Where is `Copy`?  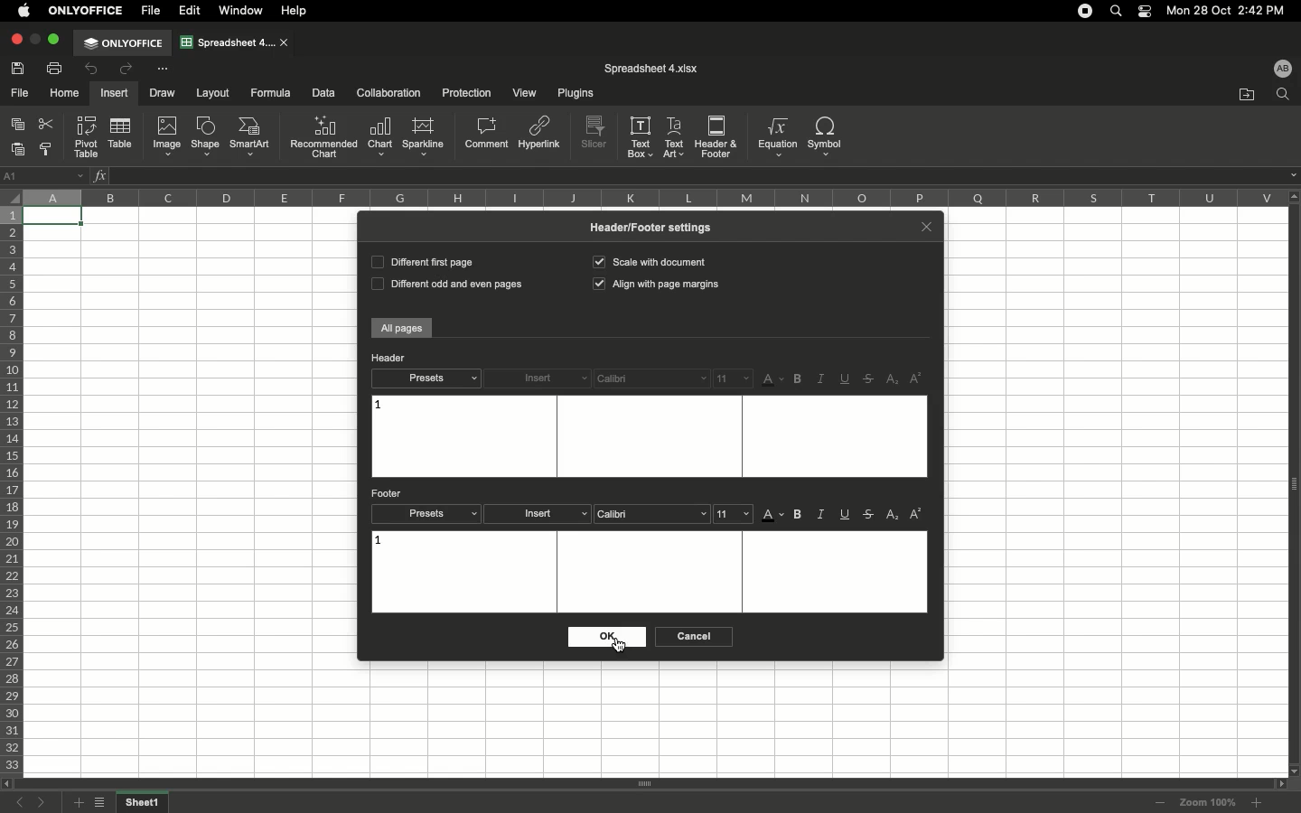
Copy is located at coordinates (20, 126).